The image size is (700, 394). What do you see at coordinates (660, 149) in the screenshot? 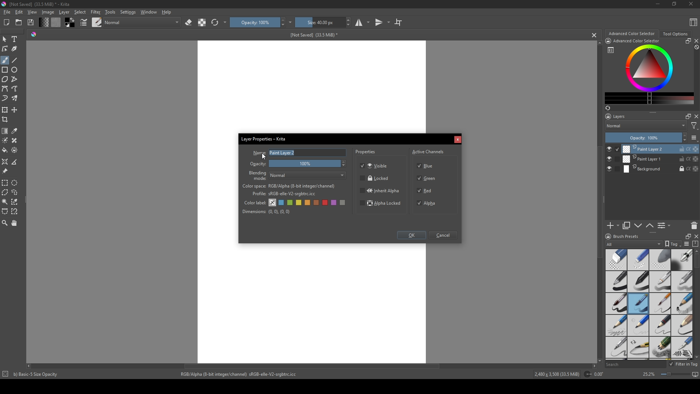
I see `Print Layer 2` at bounding box center [660, 149].